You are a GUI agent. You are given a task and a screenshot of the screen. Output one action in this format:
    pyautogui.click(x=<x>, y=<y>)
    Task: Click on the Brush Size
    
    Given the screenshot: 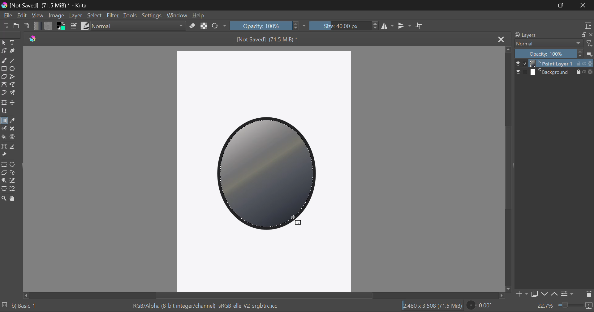 What is the action you would take?
    pyautogui.click(x=345, y=25)
    